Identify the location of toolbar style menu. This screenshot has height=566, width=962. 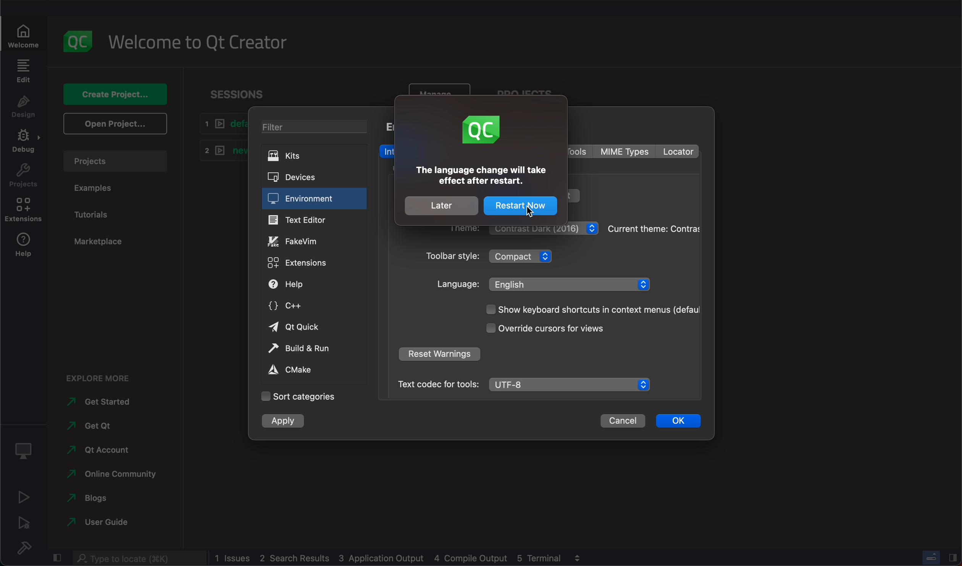
(520, 256).